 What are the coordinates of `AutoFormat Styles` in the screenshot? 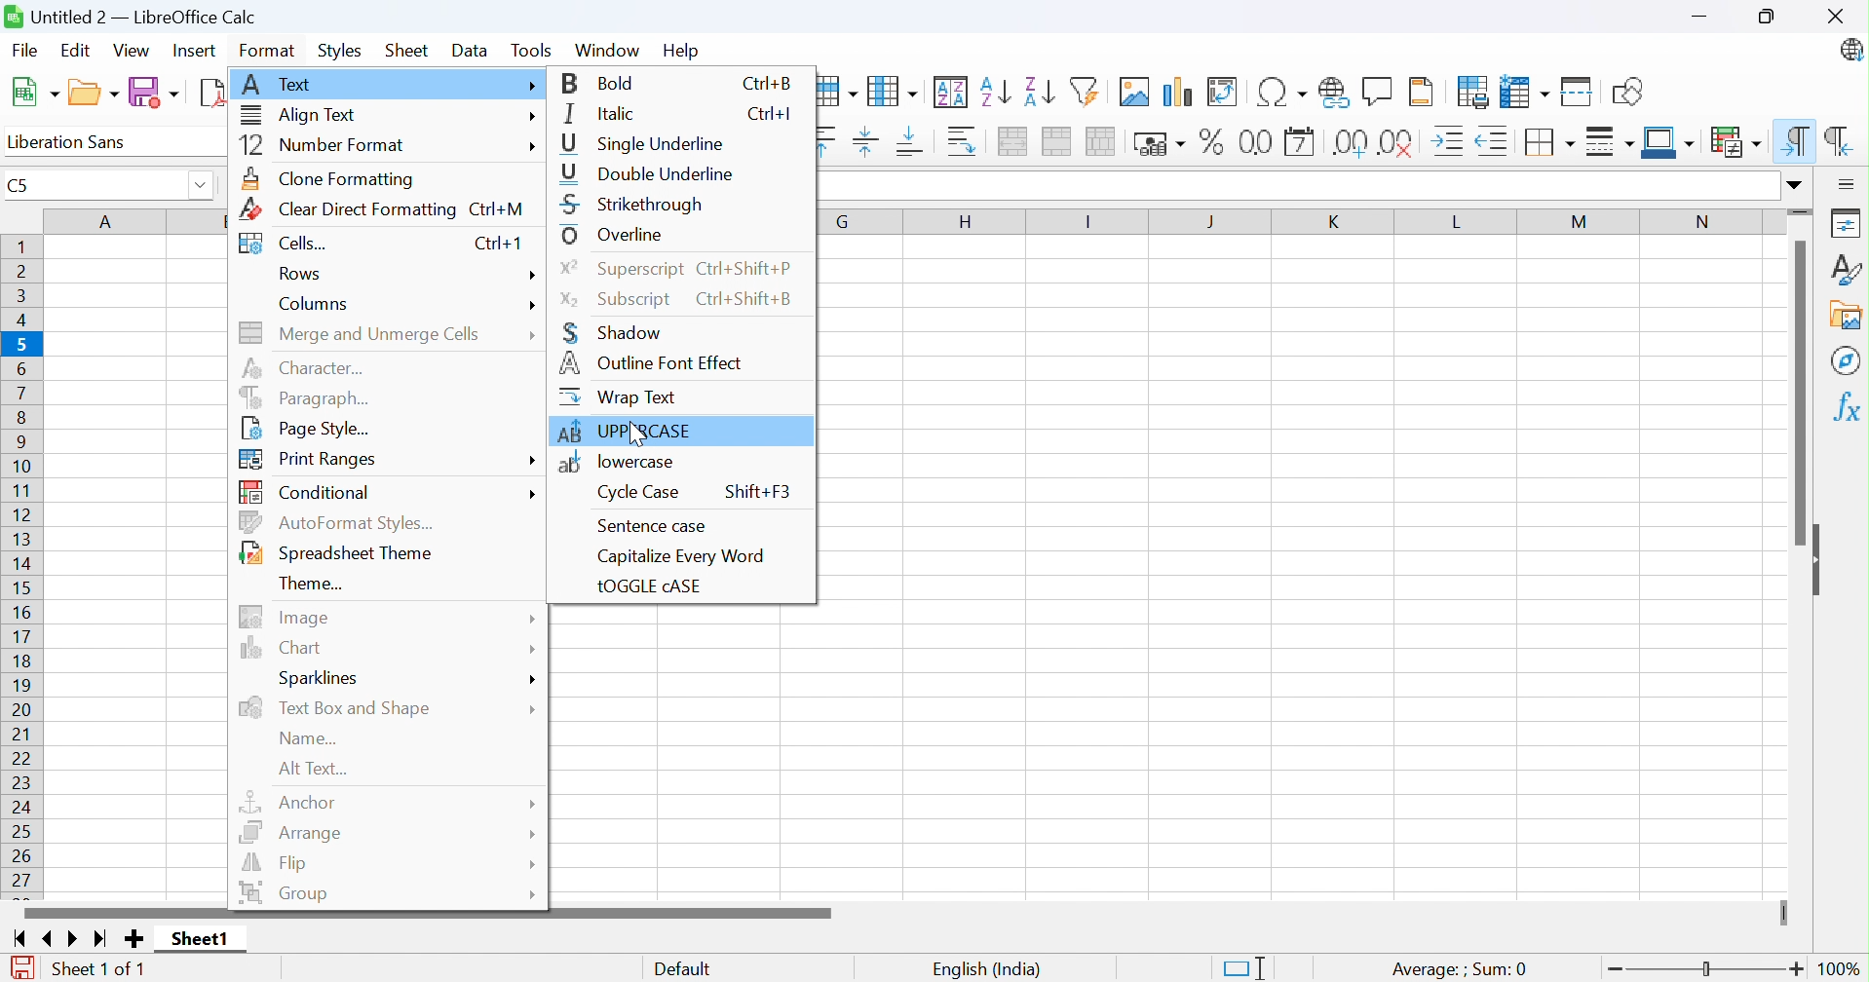 It's located at (342, 521).